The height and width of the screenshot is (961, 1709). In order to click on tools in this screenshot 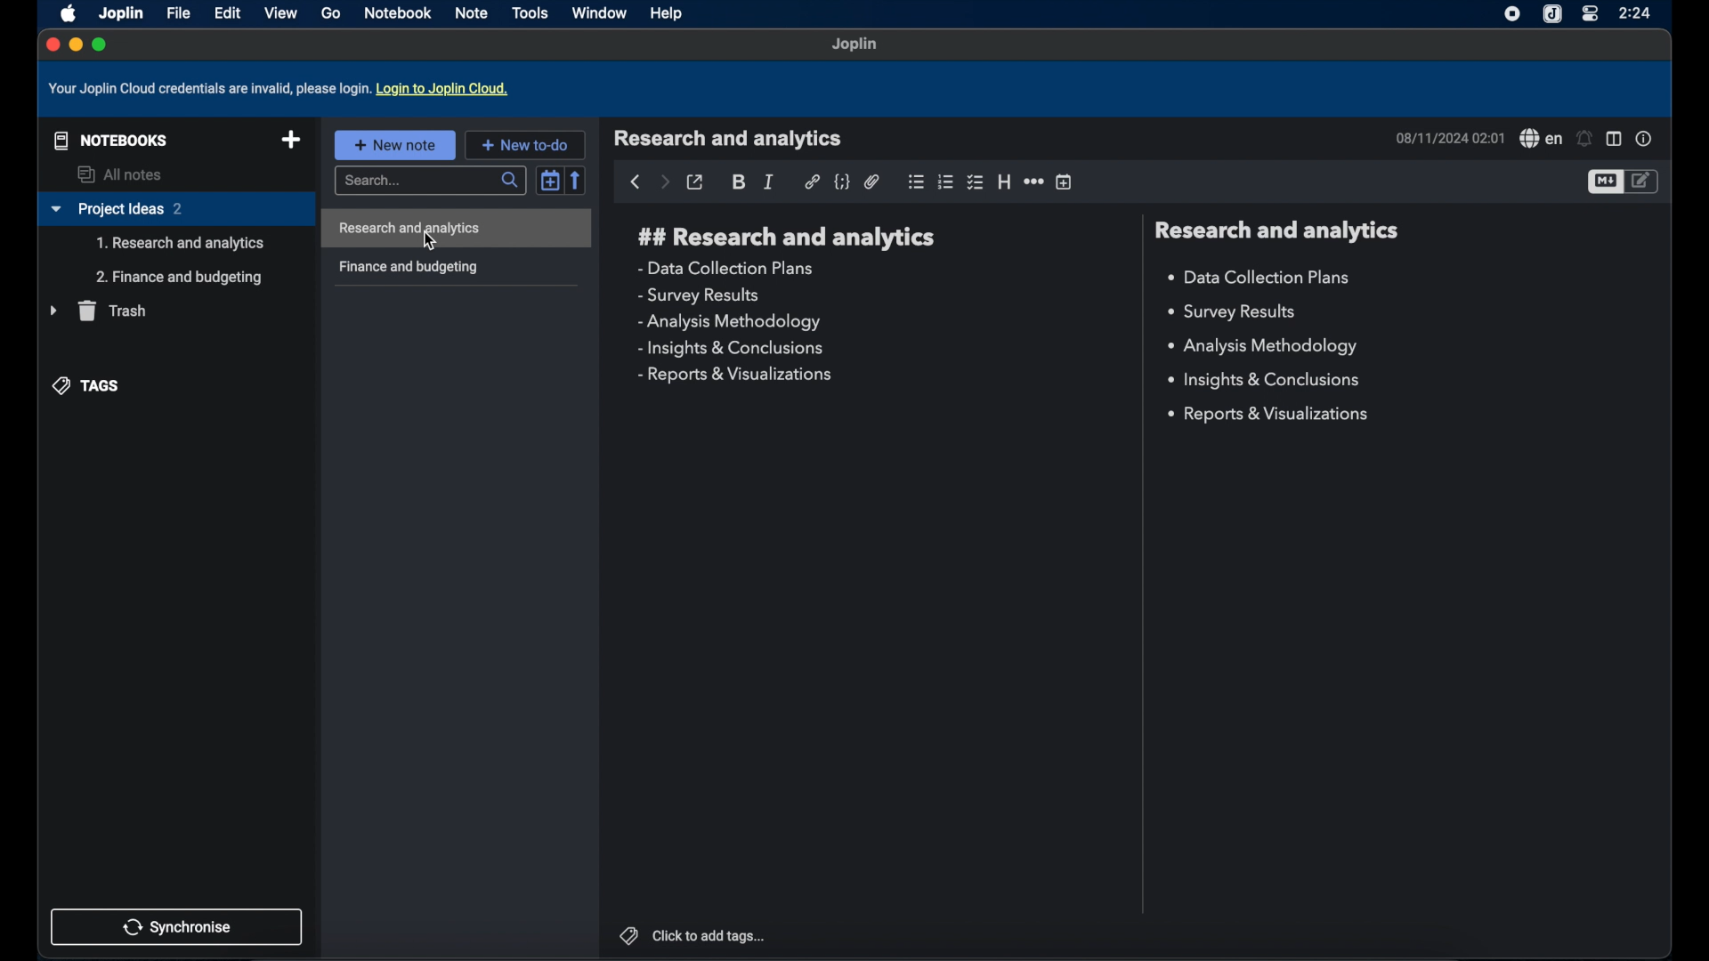, I will do `click(531, 12)`.